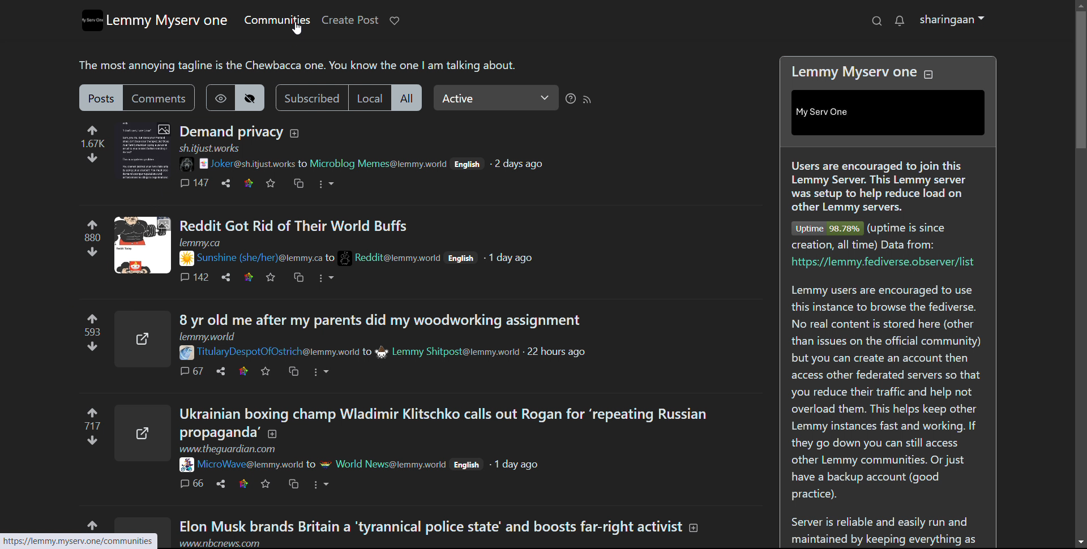 This screenshot has height=549, width=1087. I want to click on English, so click(468, 467).